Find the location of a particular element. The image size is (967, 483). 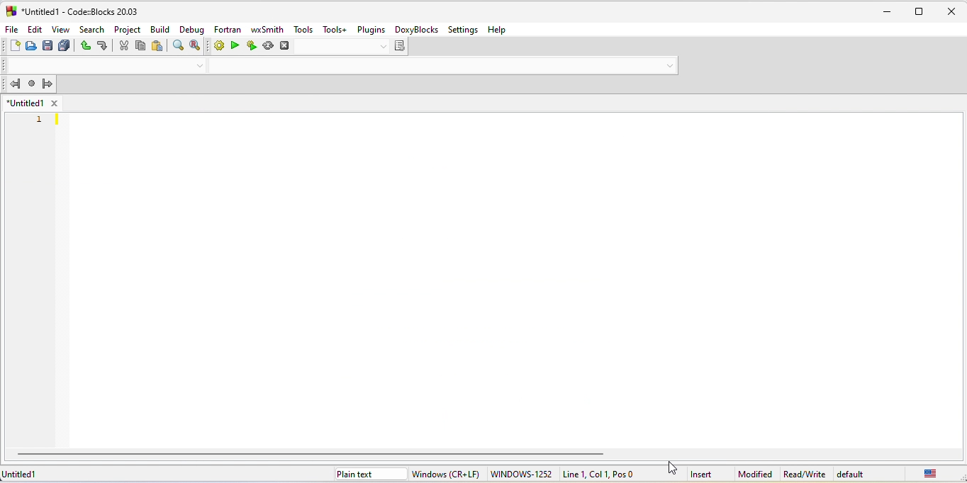

tools+ is located at coordinates (332, 28).